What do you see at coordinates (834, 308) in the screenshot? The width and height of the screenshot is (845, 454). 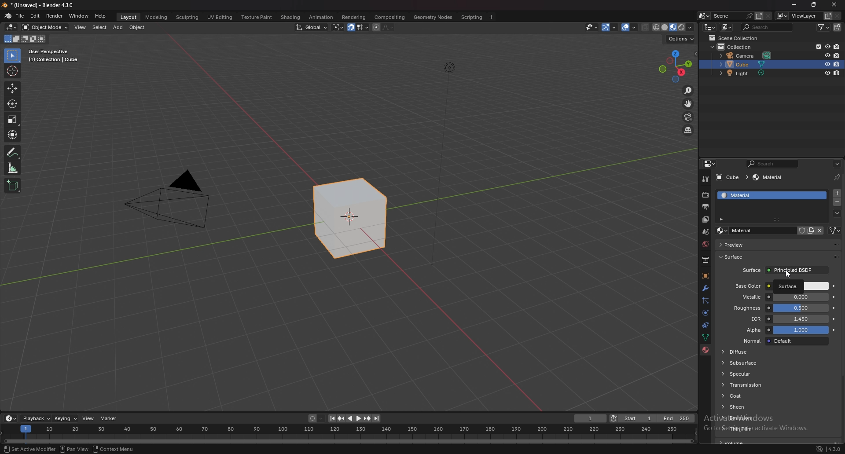 I see `animate property` at bounding box center [834, 308].